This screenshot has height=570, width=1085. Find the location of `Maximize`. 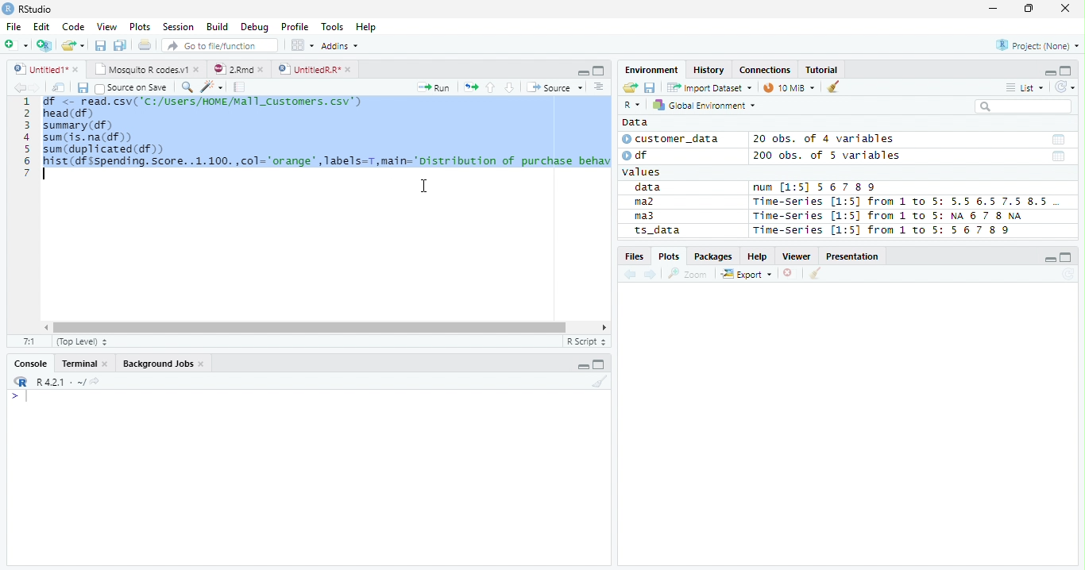

Maximize is located at coordinates (600, 365).